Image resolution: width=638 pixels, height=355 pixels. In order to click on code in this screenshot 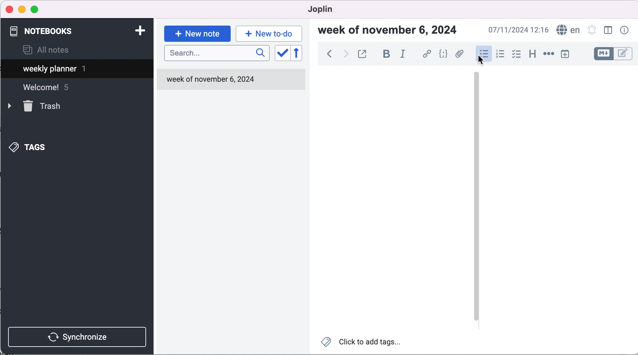, I will do `click(444, 55)`.